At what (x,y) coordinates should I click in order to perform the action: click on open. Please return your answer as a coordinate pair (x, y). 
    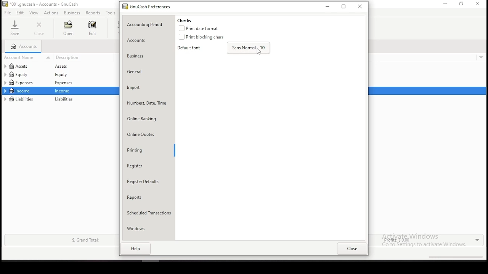
    Looking at the image, I should click on (68, 28).